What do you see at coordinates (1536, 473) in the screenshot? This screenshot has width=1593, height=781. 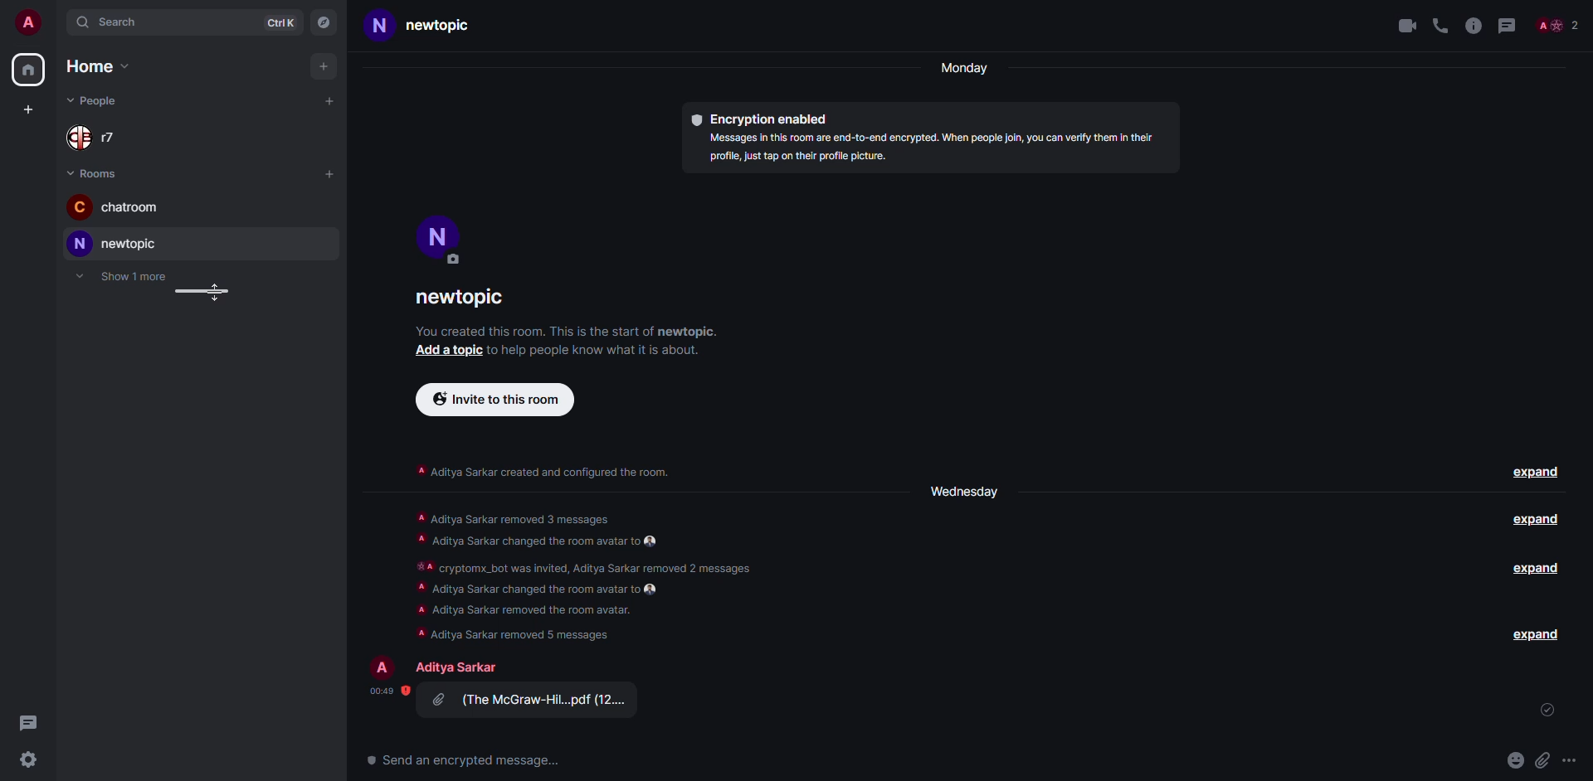 I see `expand` at bounding box center [1536, 473].